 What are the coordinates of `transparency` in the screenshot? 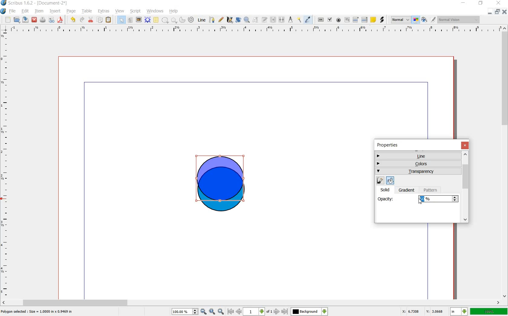 It's located at (418, 172).